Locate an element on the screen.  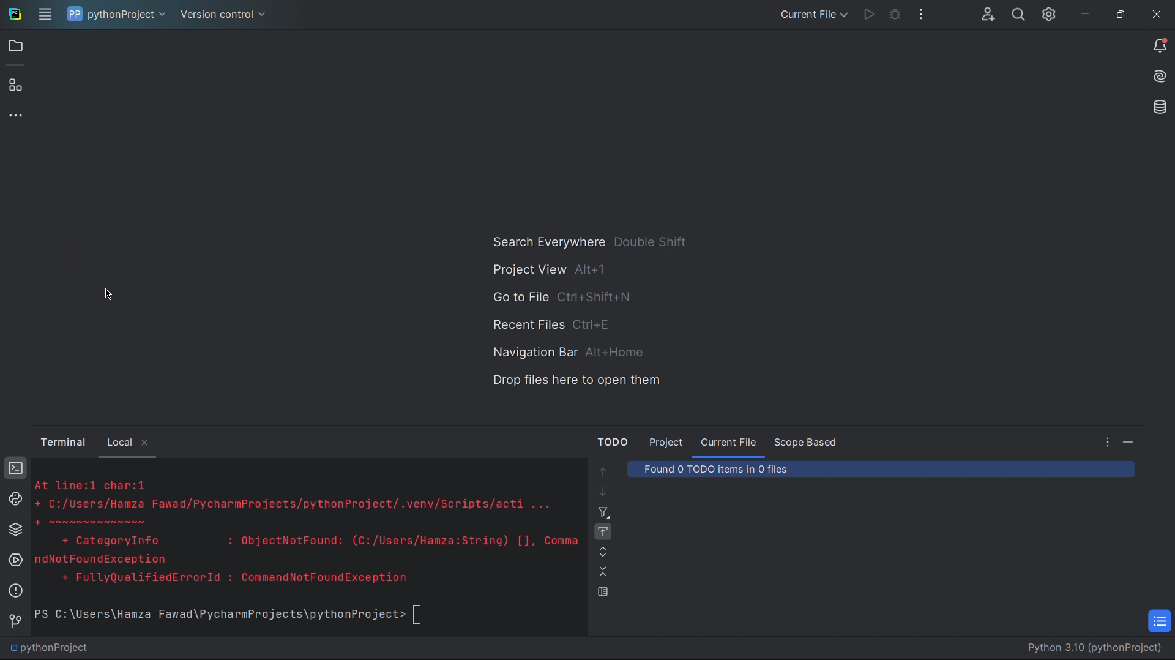
Minimize is located at coordinates (1133, 443).